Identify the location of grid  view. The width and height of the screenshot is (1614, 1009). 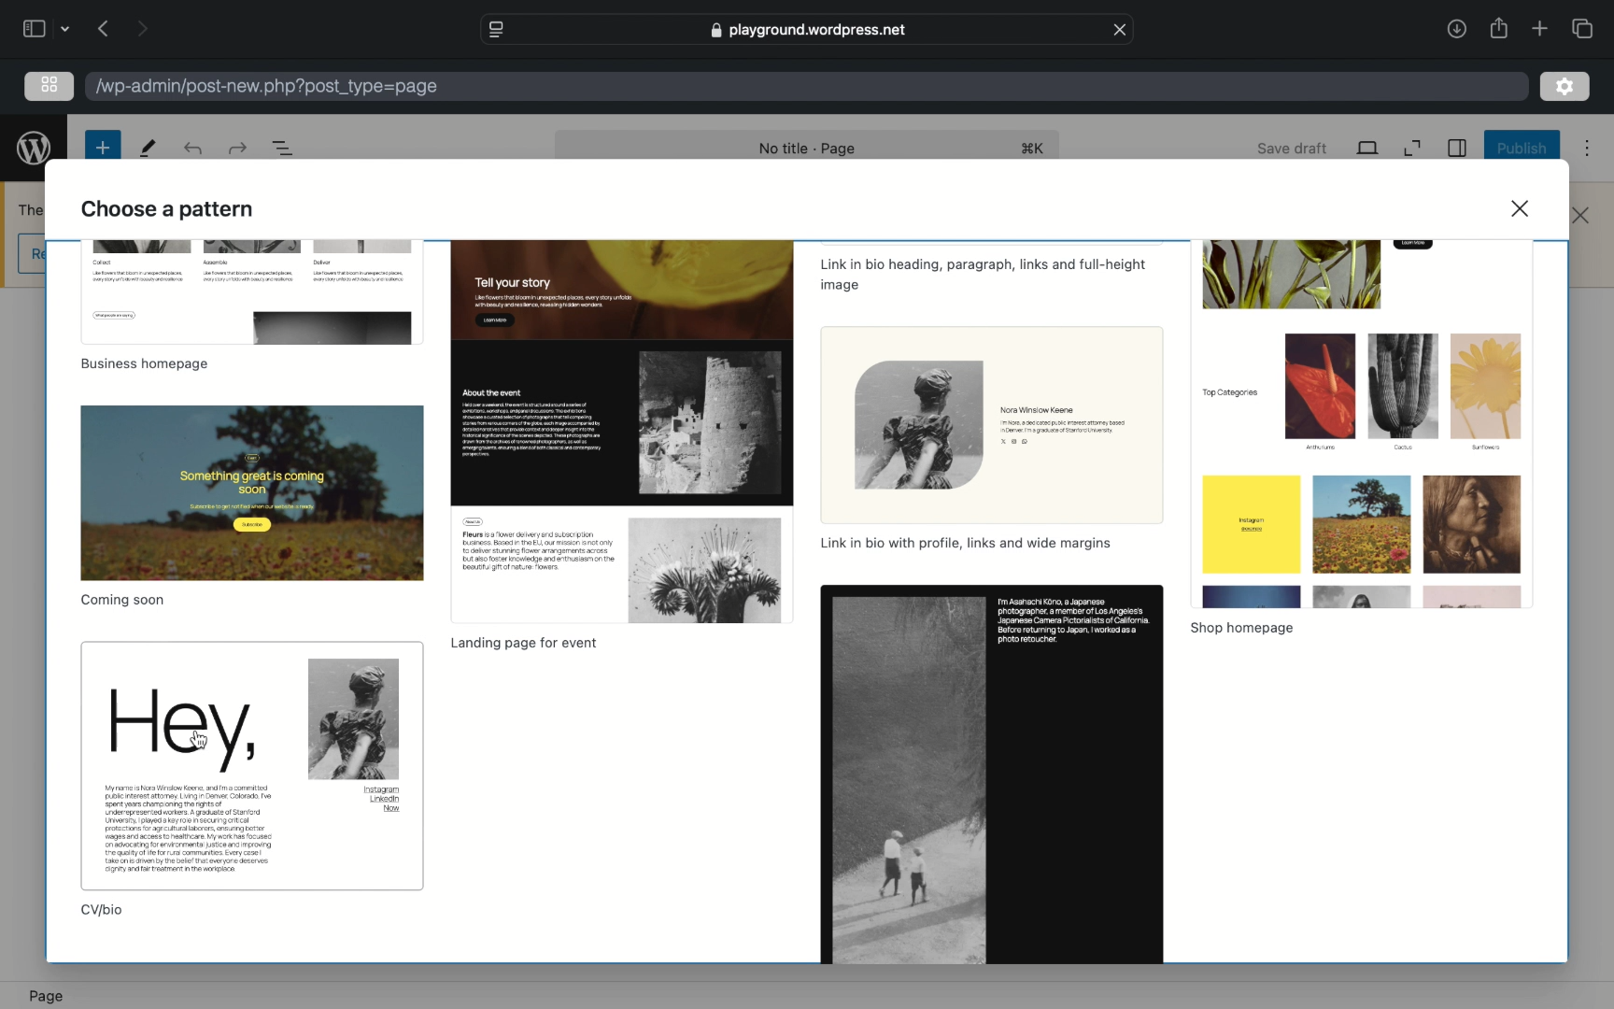
(50, 84).